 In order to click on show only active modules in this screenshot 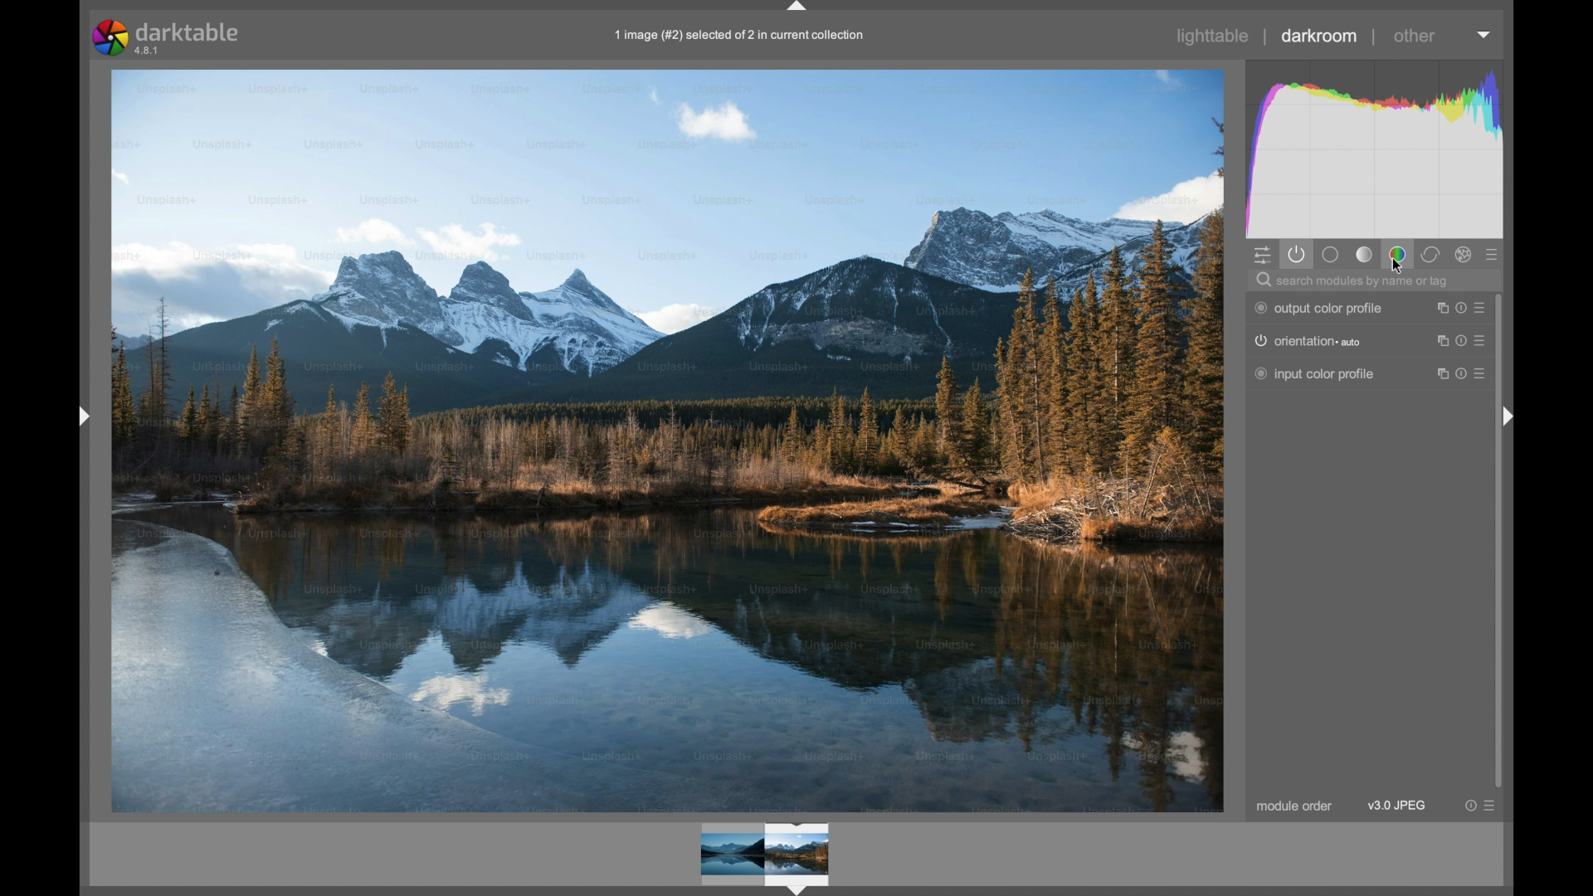, I will do `click(1298, 256)`.